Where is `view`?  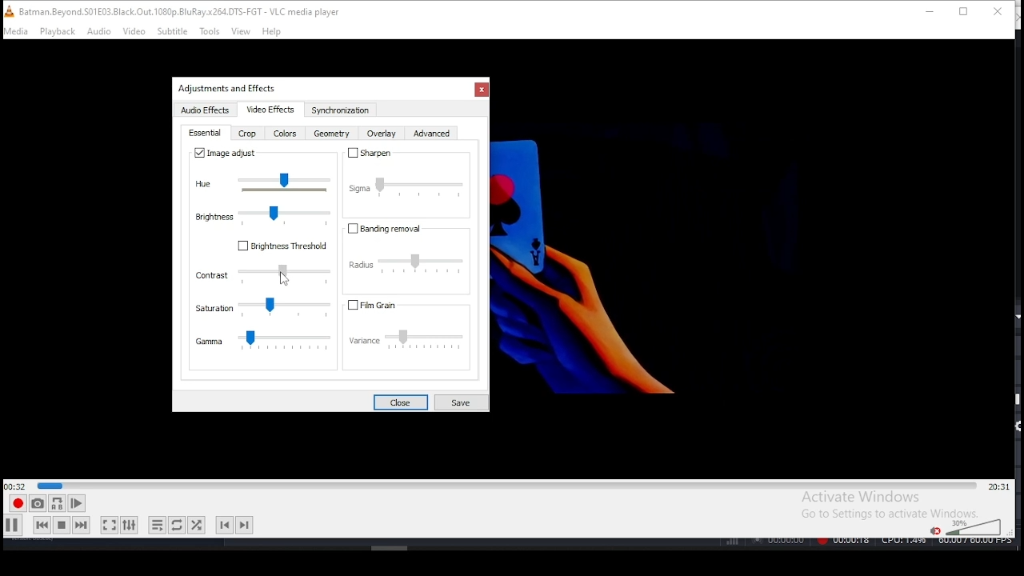
view is located at coordinates (242, 31).